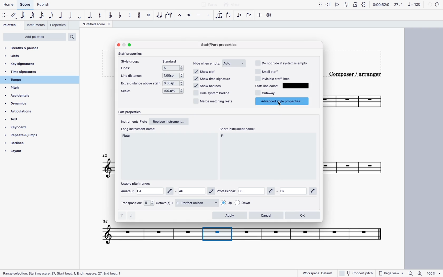 This screenshot has width=443, height=277. Describe the element at coordinates (210, 93) in the screenshot. I see `hide system barline` at that location.